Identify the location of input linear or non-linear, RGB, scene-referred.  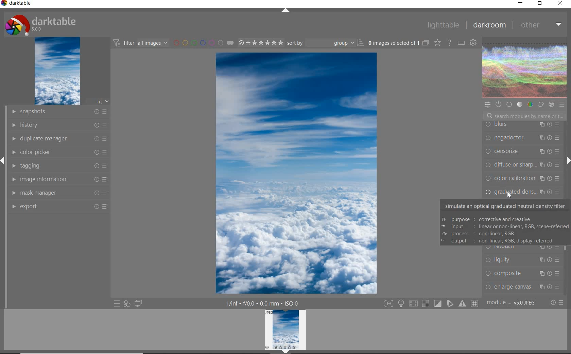
(505, 226).